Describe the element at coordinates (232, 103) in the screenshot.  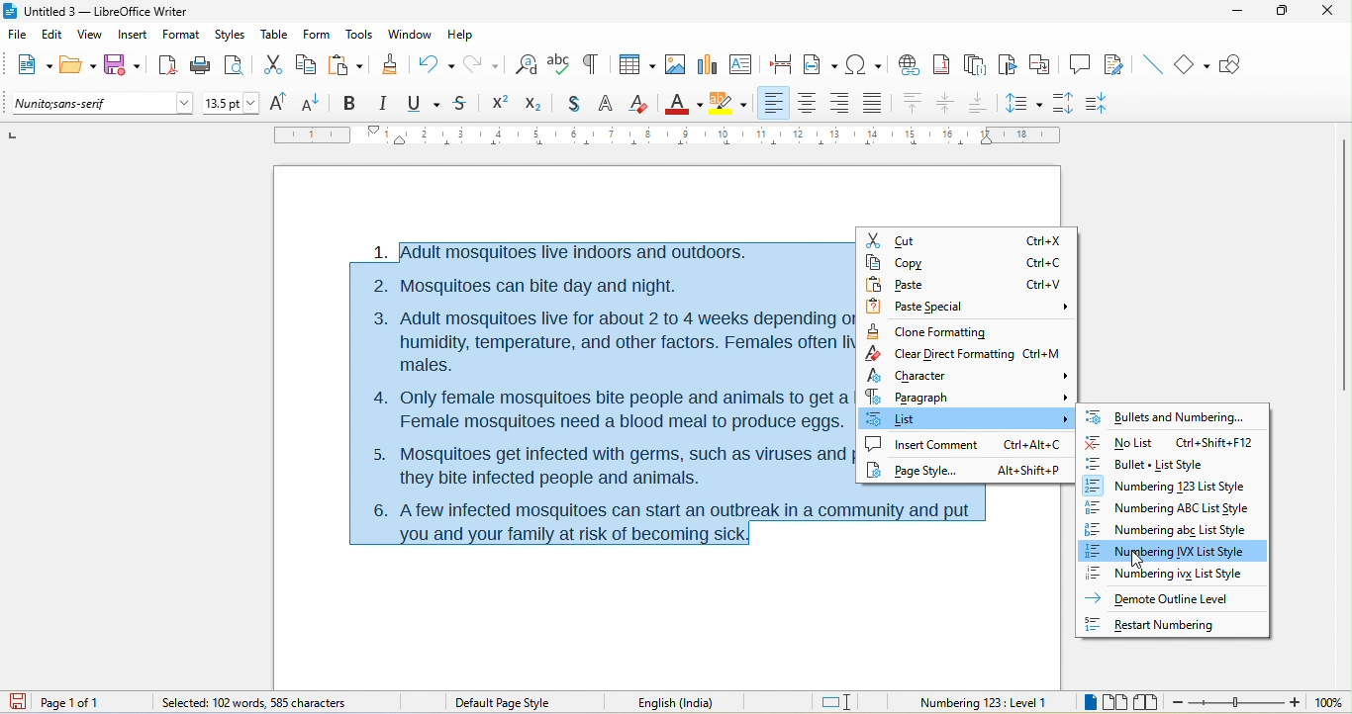
I see `font size` at that location.